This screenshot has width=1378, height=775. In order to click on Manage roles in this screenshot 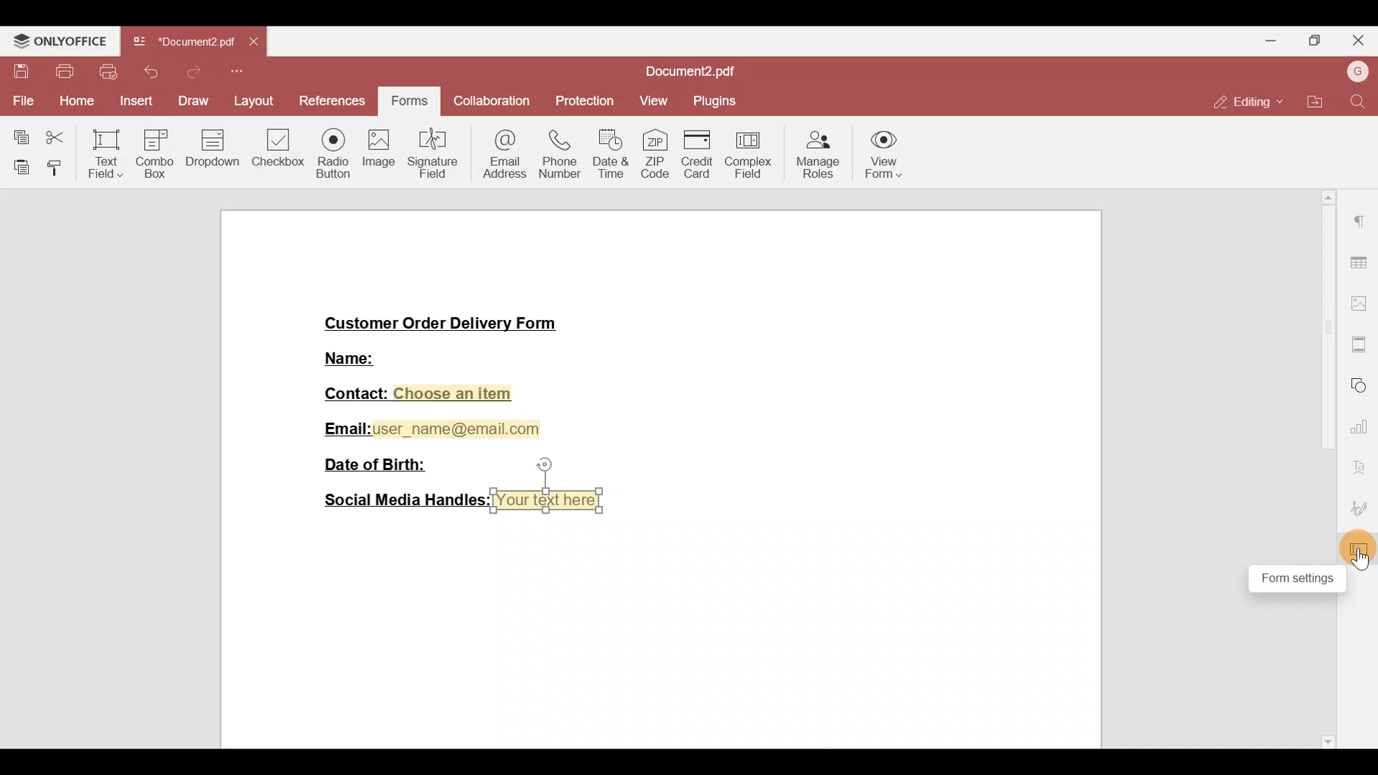, I will do `click(820, 152)`.